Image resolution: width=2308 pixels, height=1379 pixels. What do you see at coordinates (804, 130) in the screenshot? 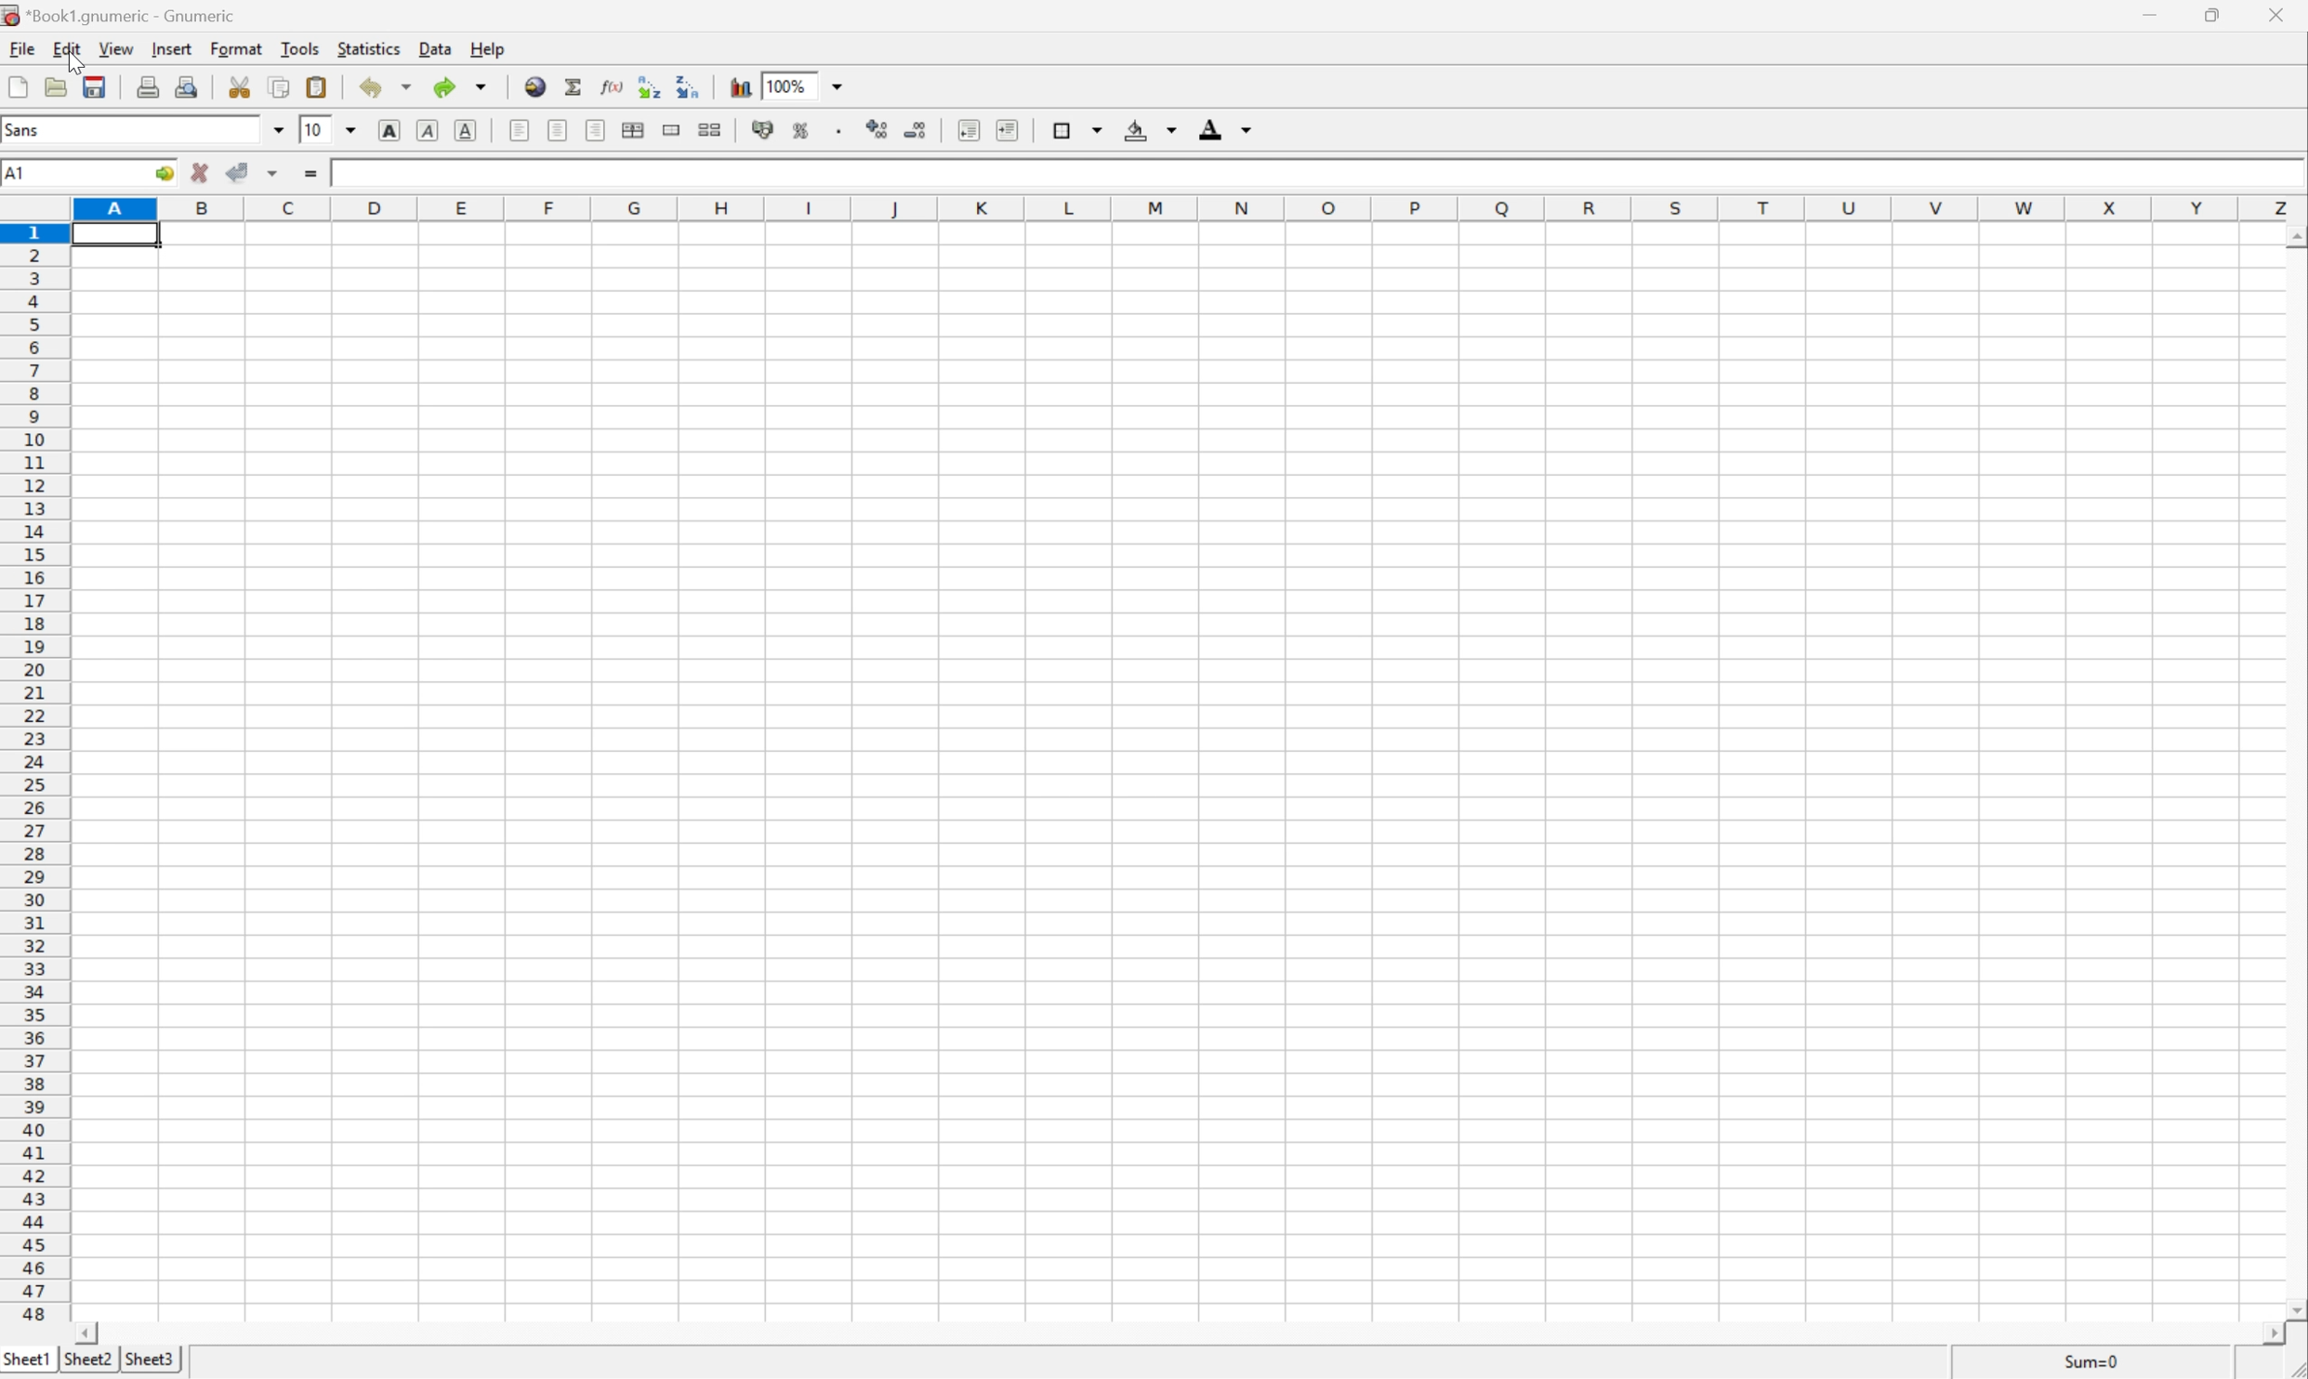
I see `format selection as percentage` at bounding box center [804, 130].